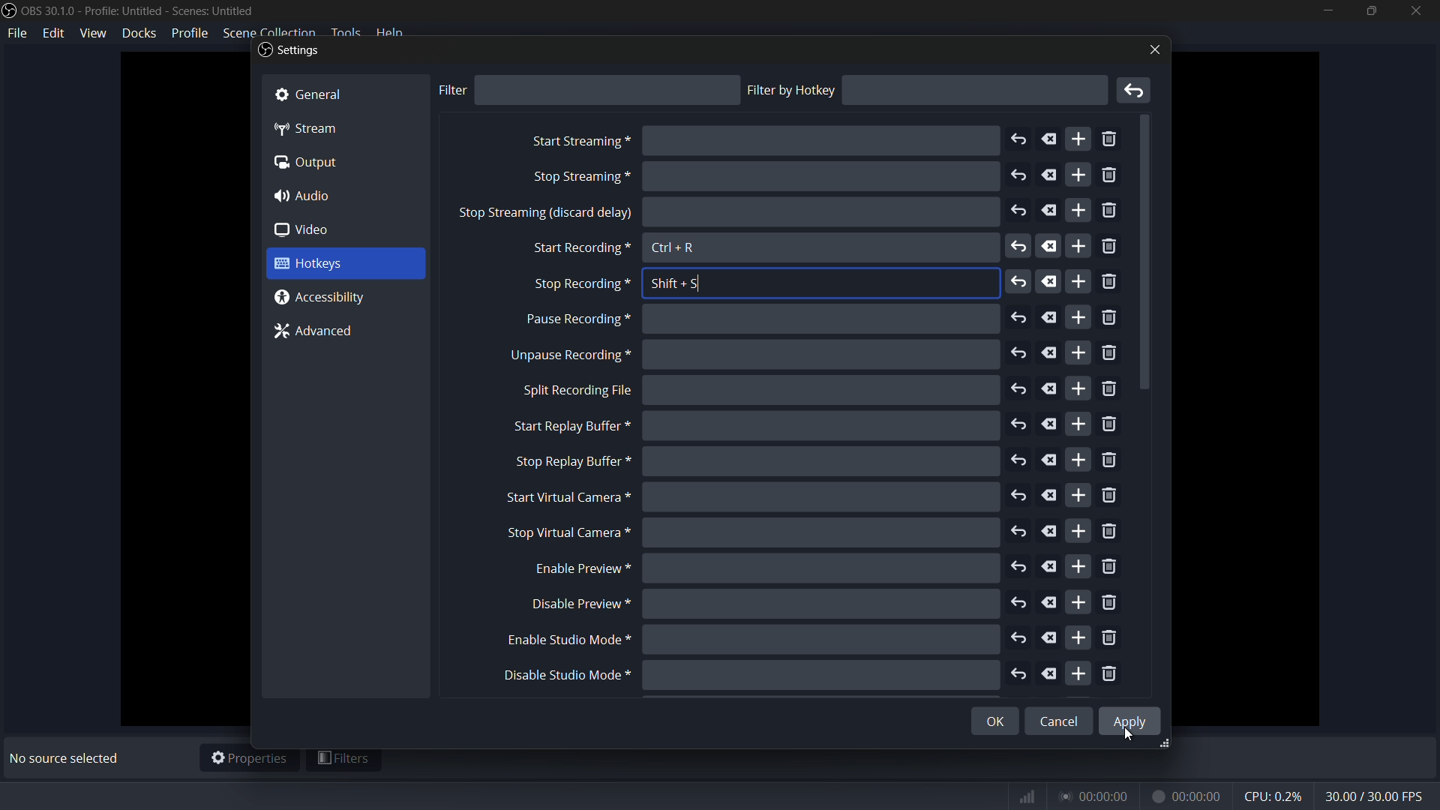 This screenshot has height=810, width=1440. What do you see at coordinates (565, 676) in the screenshot?
I see `disable studio mode` at bounding box center [565, 676].